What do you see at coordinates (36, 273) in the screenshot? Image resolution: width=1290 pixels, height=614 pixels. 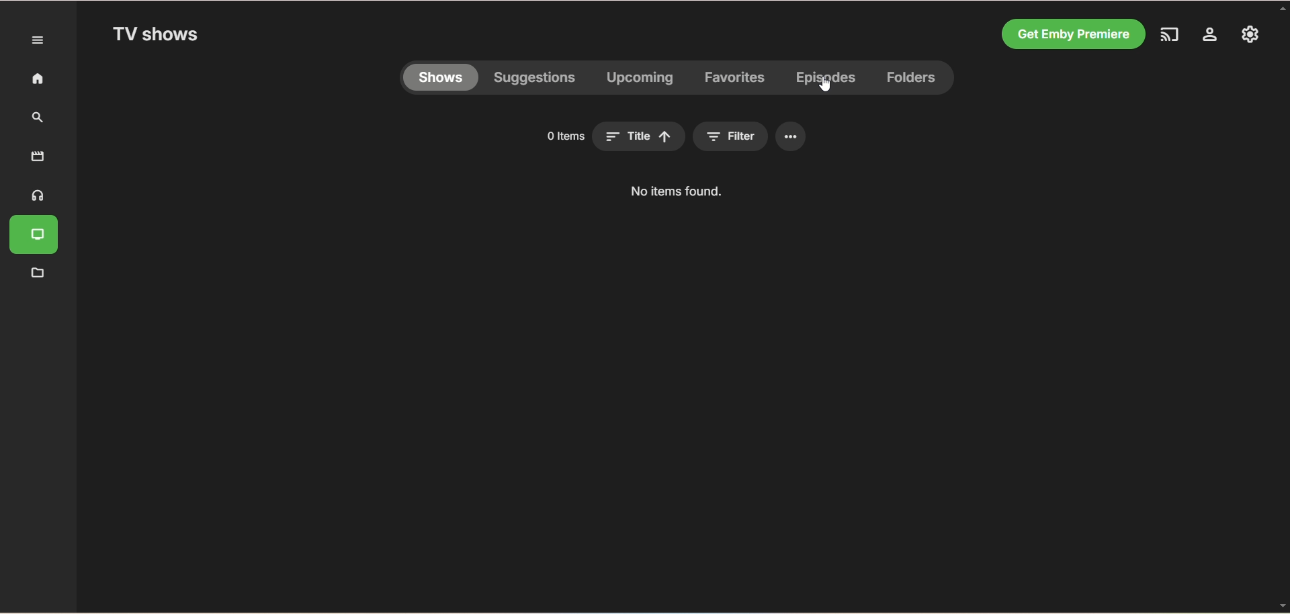 I see `metadata manager` at bounding box center [36, 273].